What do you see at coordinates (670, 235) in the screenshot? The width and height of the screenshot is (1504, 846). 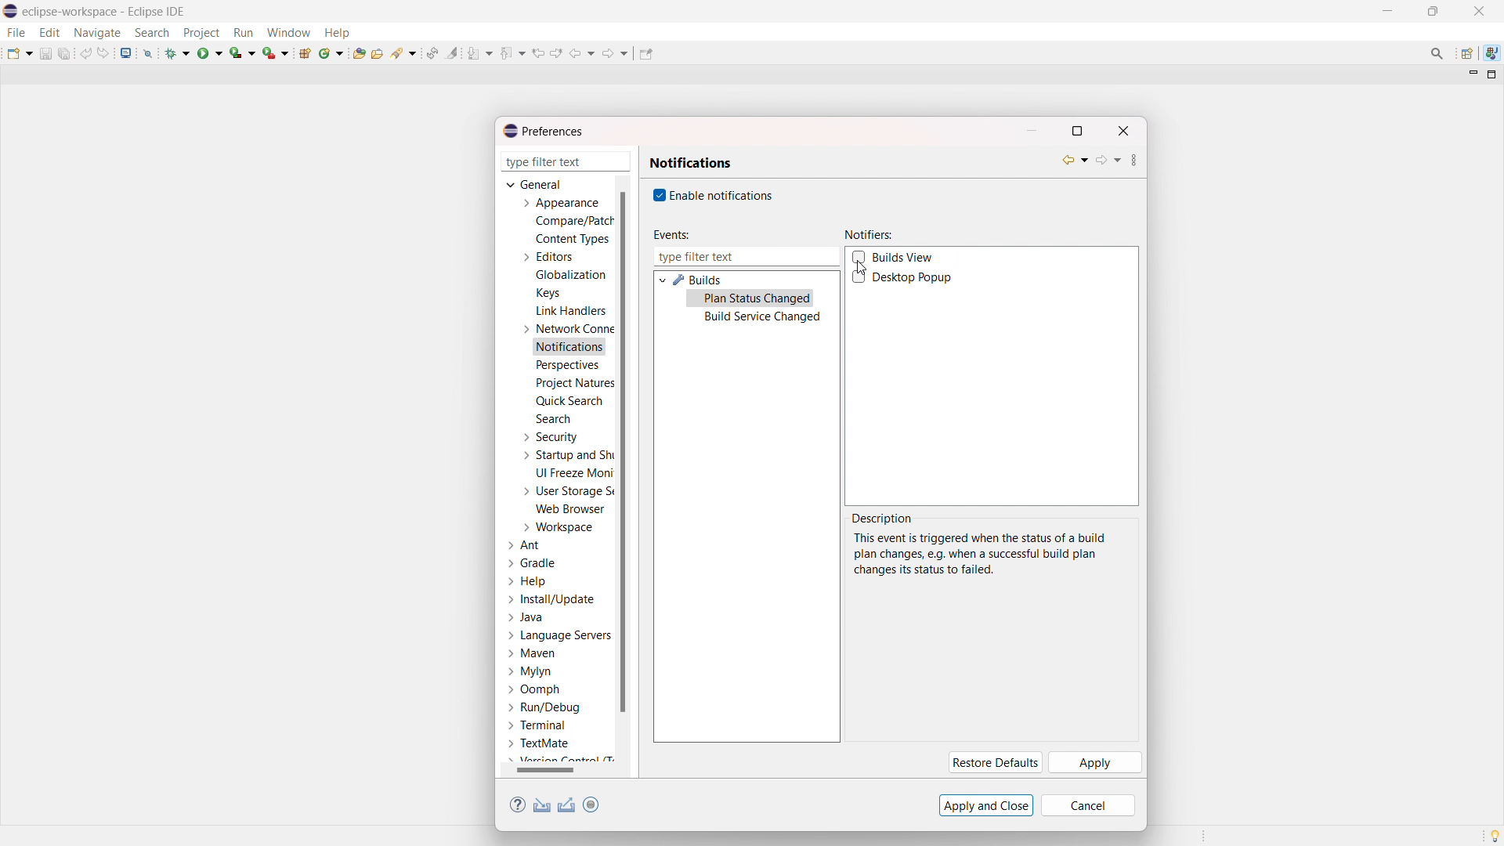 I see `events` at bounding box center [670, 235].